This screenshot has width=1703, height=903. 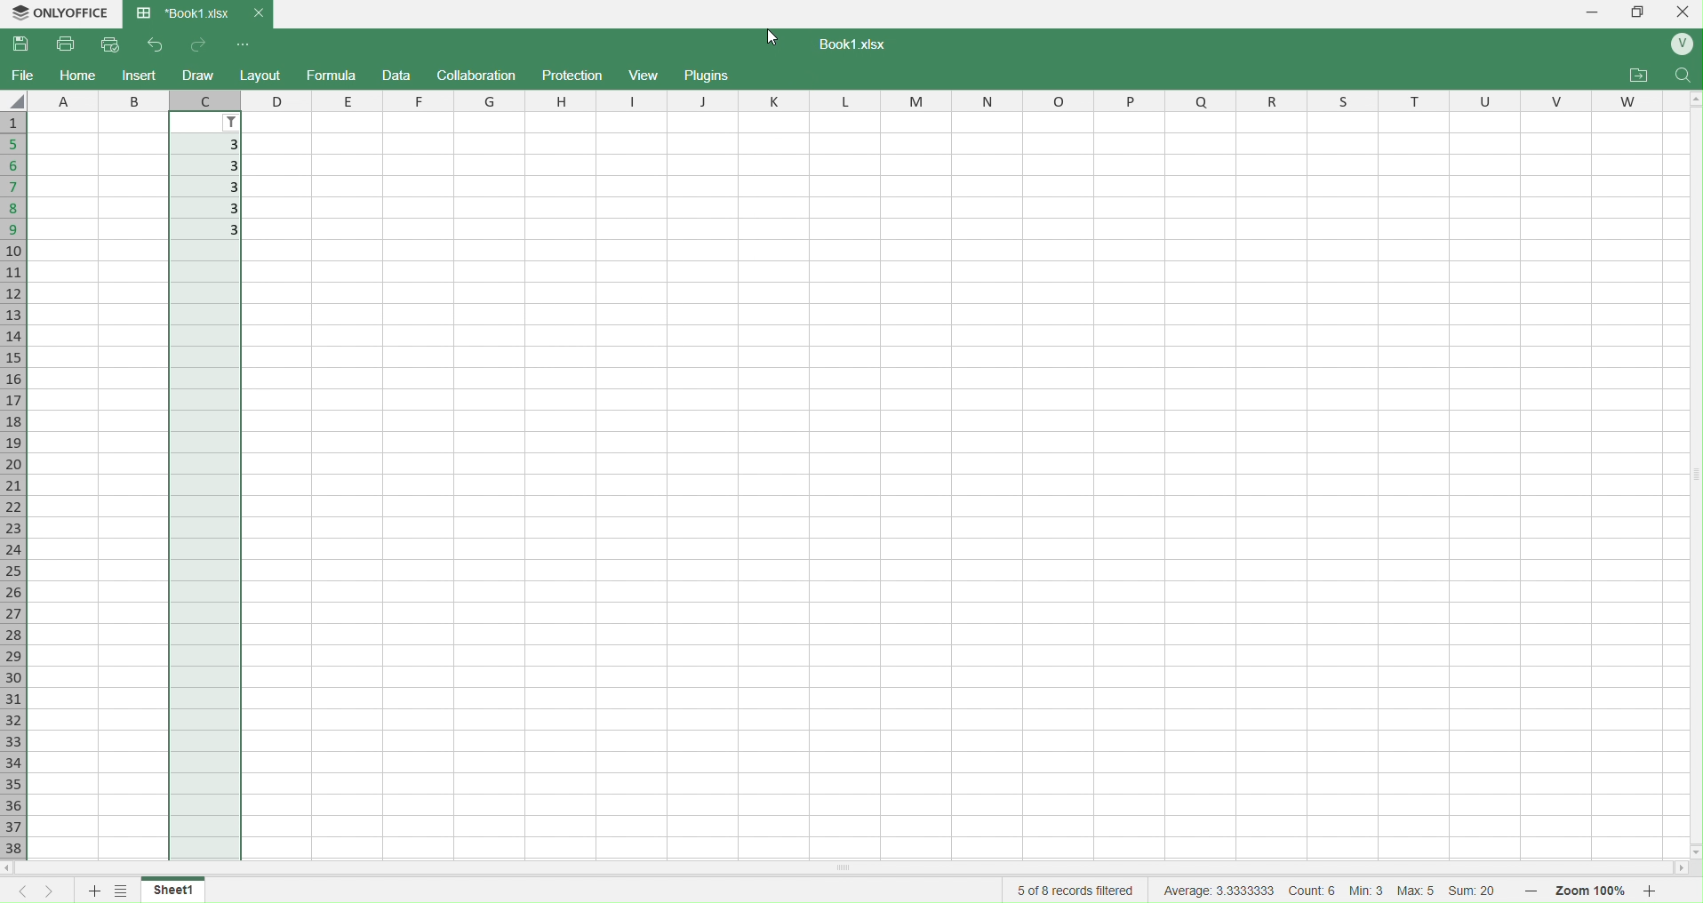 I want to click on undo, so click(x=149, y=46).